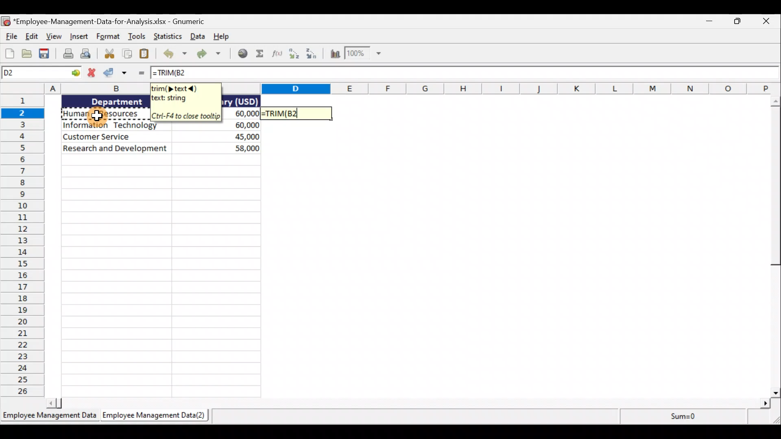  I want to click on Rows, so click(22, 246).